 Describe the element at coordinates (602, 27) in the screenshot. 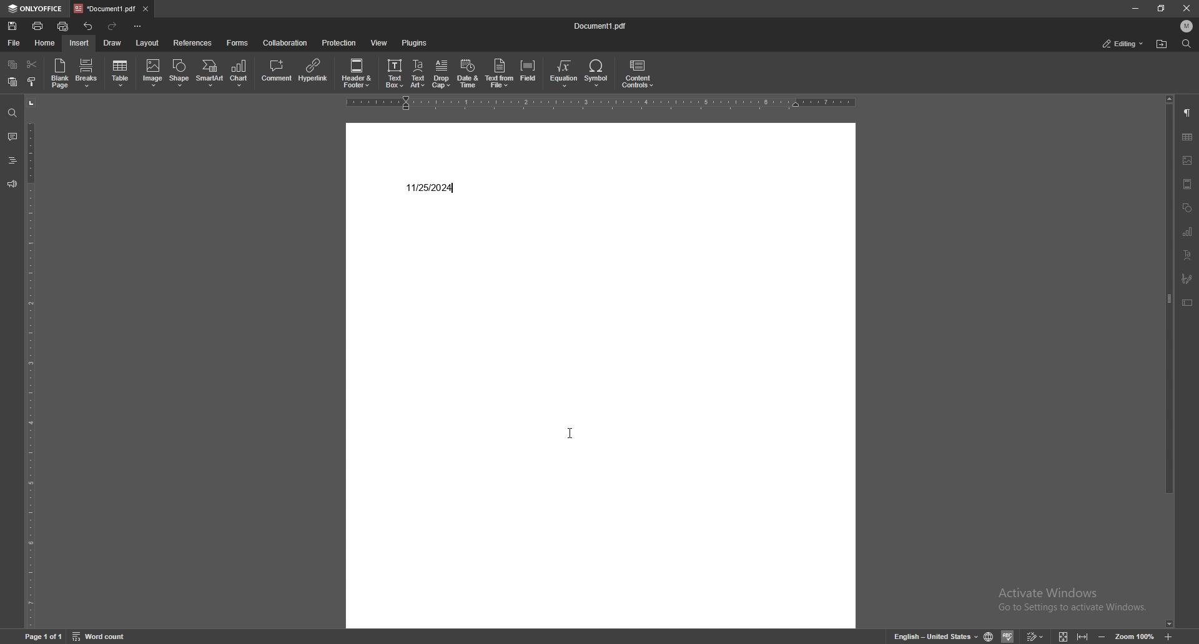

I see `file name` at that location.